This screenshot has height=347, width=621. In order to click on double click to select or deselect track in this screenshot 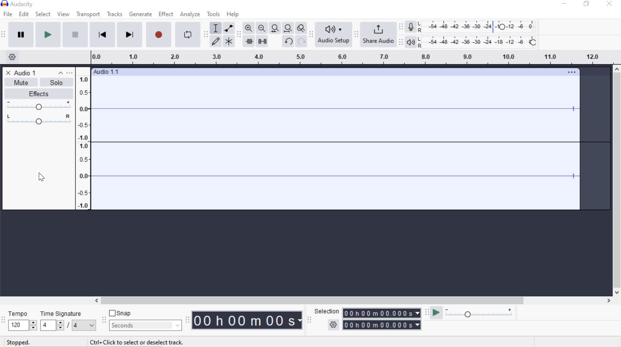, I will do `click(136, 342)`.